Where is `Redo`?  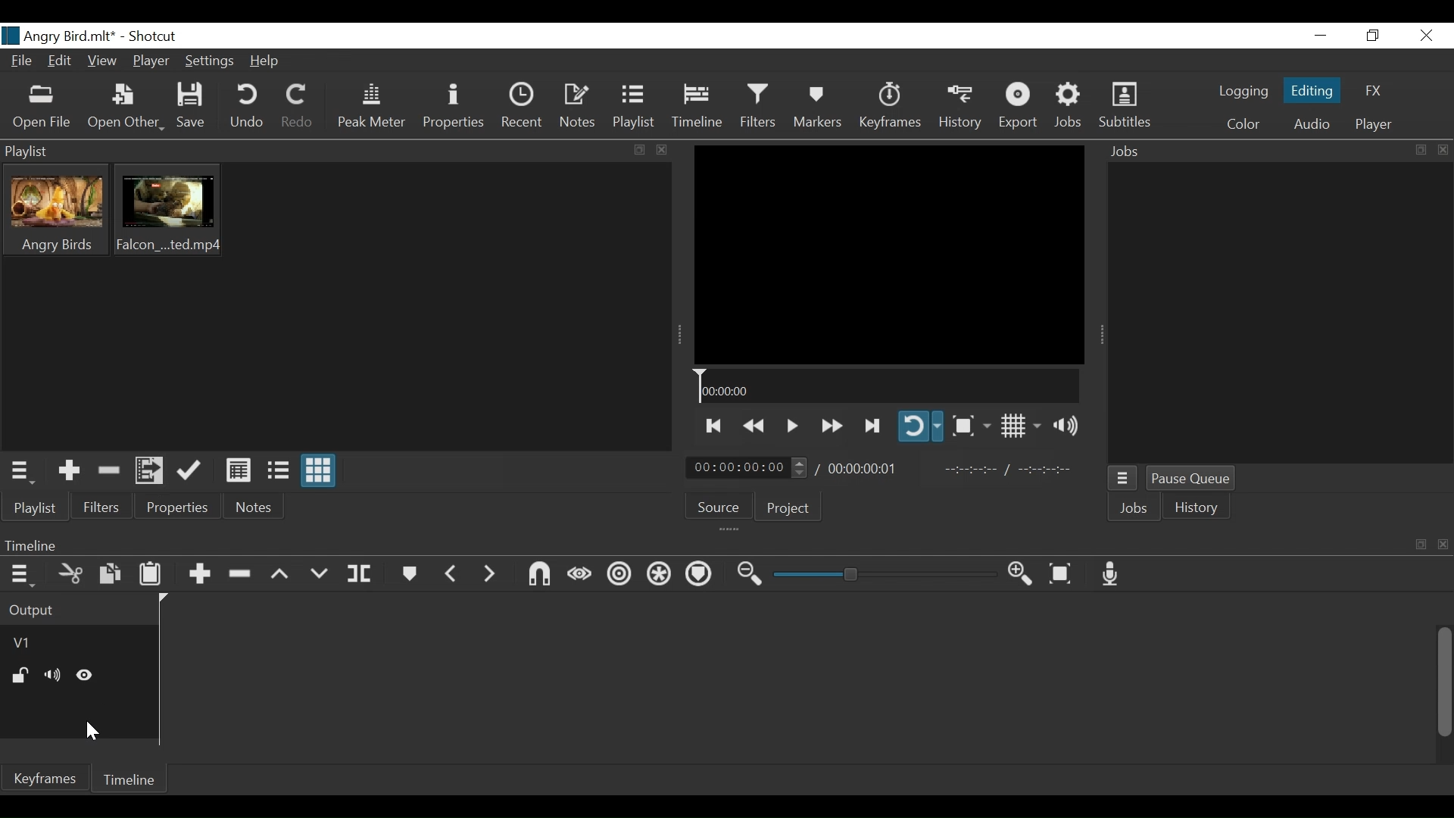 Redo is located at coordinates (298, 108).